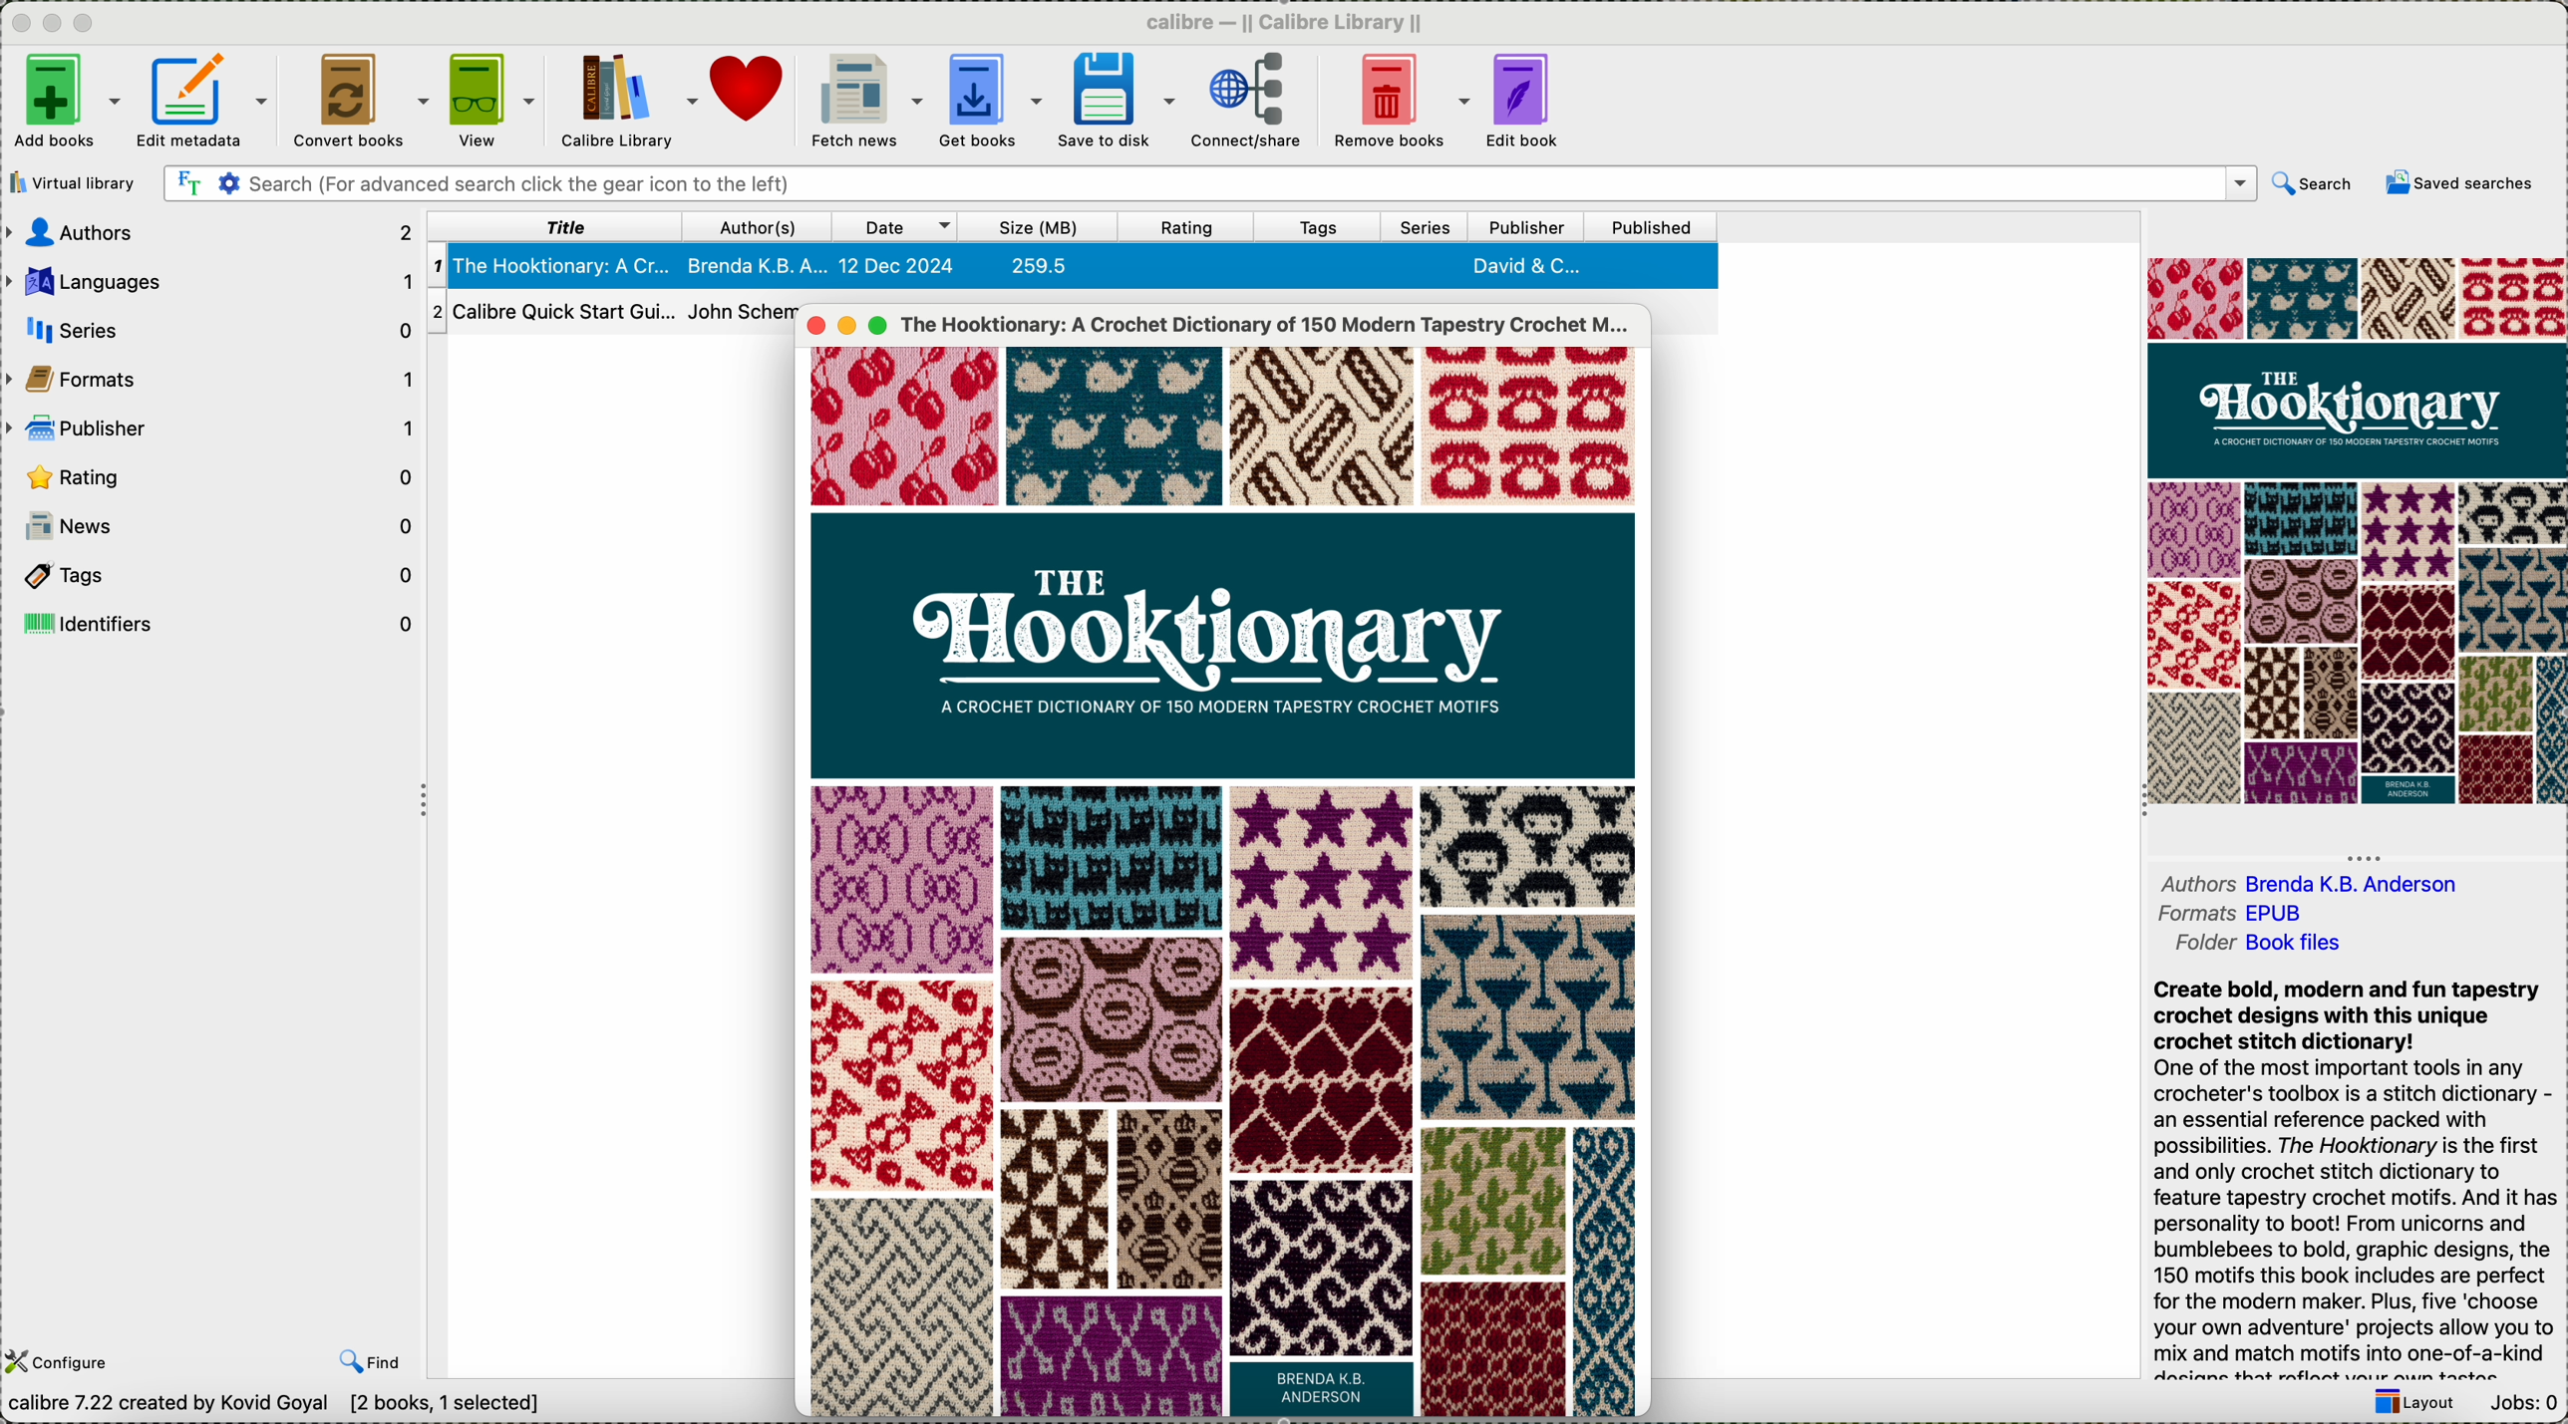 This screenshot has width=2568, height=1424. I want to click on second book, so click(608, 315).